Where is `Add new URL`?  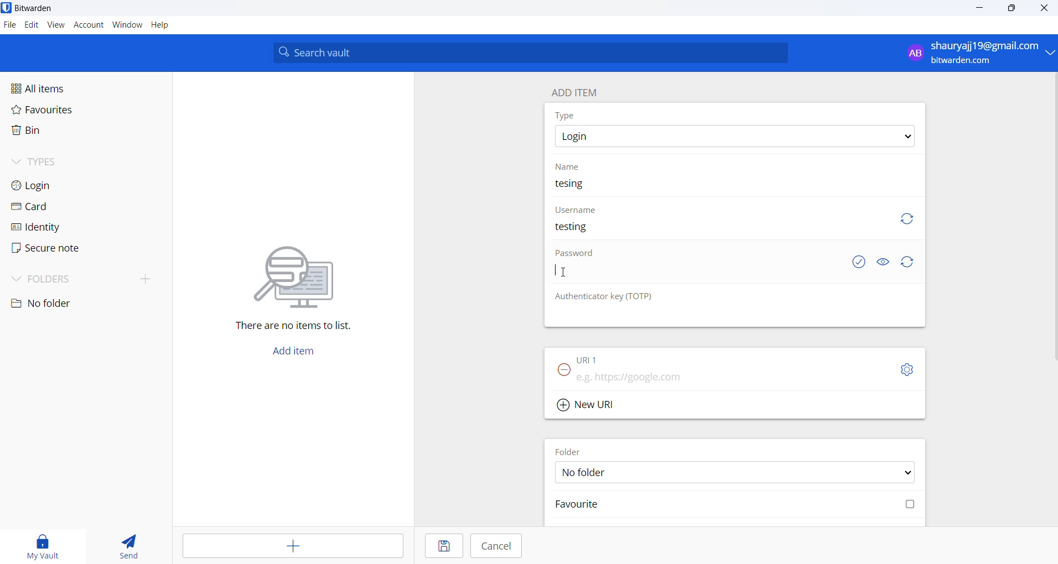 Add new URL is located at coordinates (588, 403).